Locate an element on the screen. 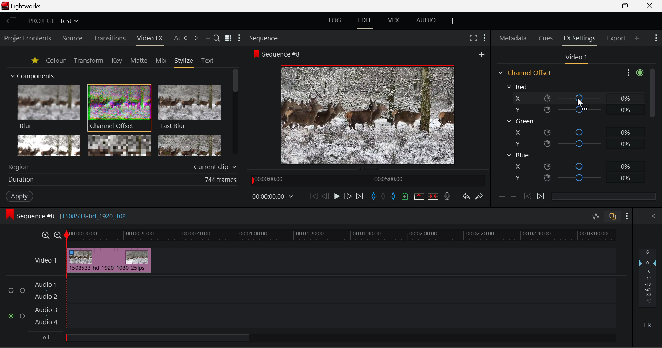 The height and width of the screenshot is (348, 662). Sequence Preview Screen is located at coordinates (369, 107).